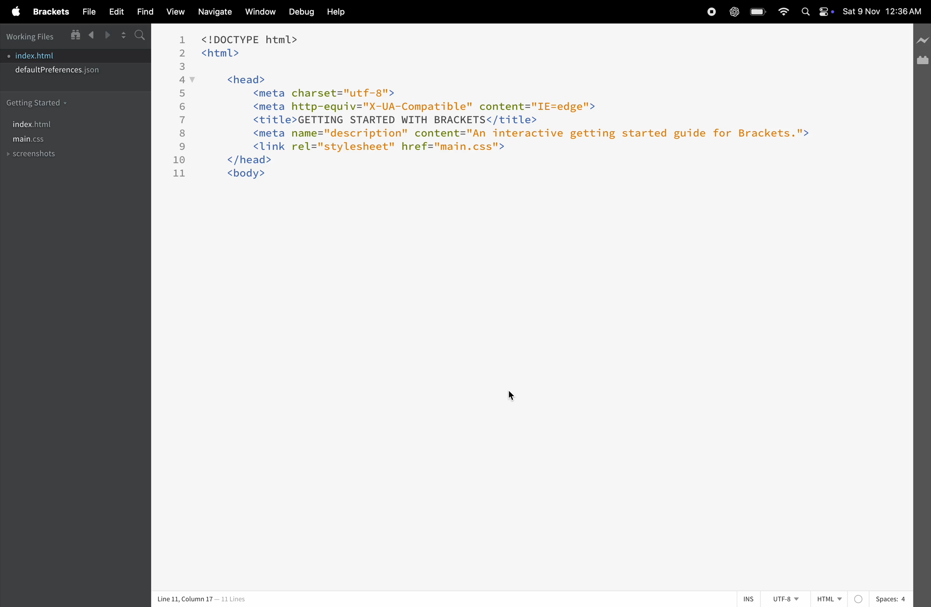  What do you see at coordinates (784, 599) in the screenshot?
I see `utf-8` at bounding box center [784, 599].